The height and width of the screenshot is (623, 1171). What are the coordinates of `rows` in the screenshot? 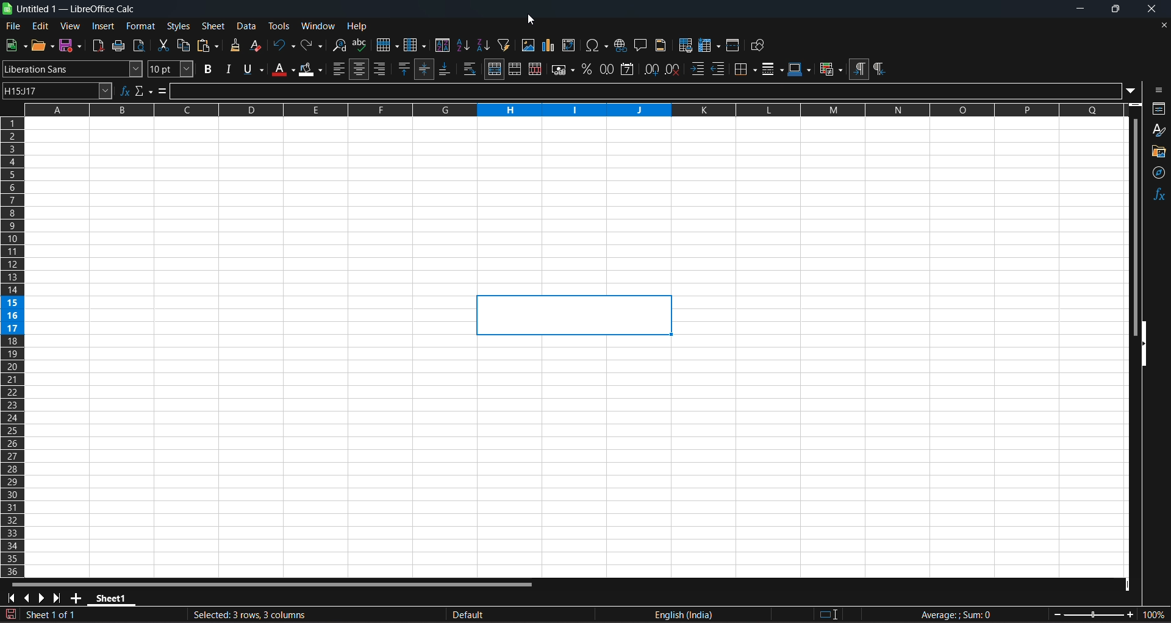 It's located at (562, 110).